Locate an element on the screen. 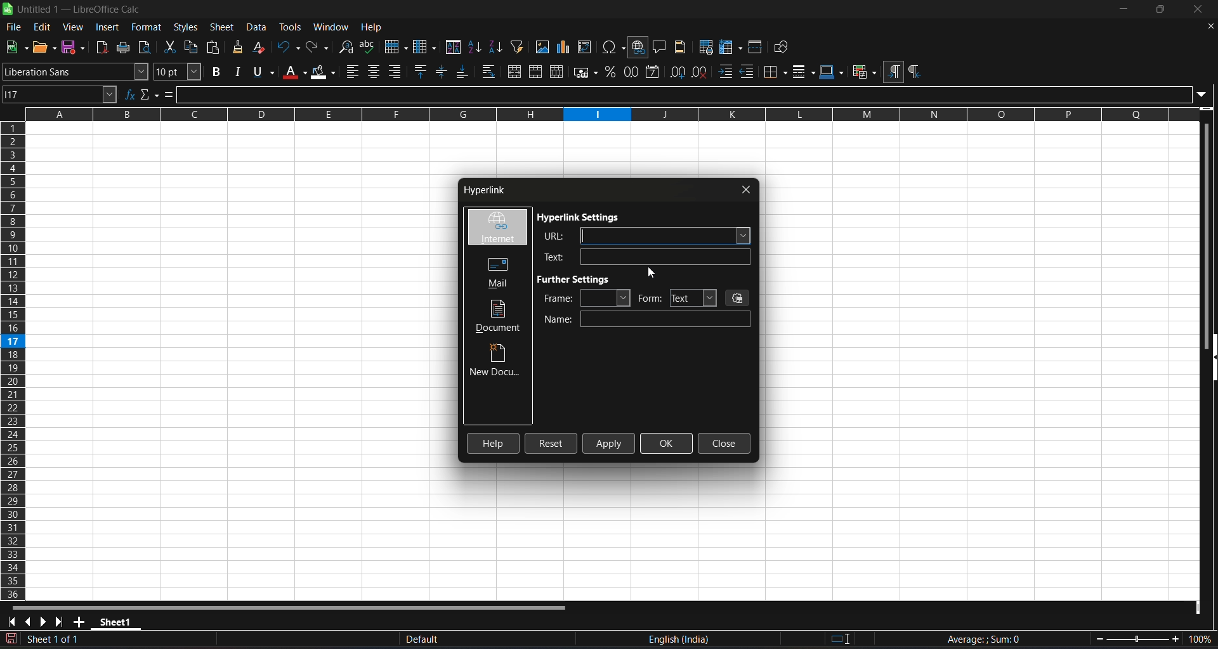  underline is located at coordinates (263, 72).